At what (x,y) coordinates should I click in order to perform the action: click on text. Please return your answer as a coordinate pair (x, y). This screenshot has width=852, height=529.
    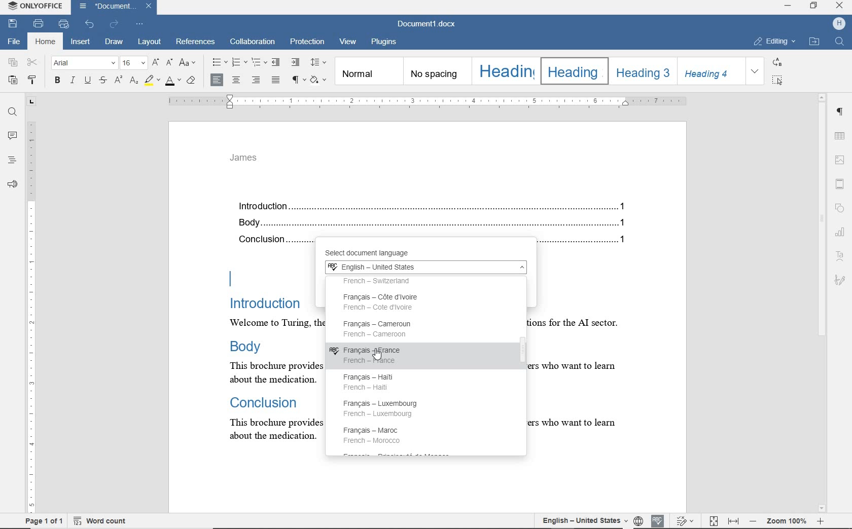
    Looking at the image, I should click on (270, 344).